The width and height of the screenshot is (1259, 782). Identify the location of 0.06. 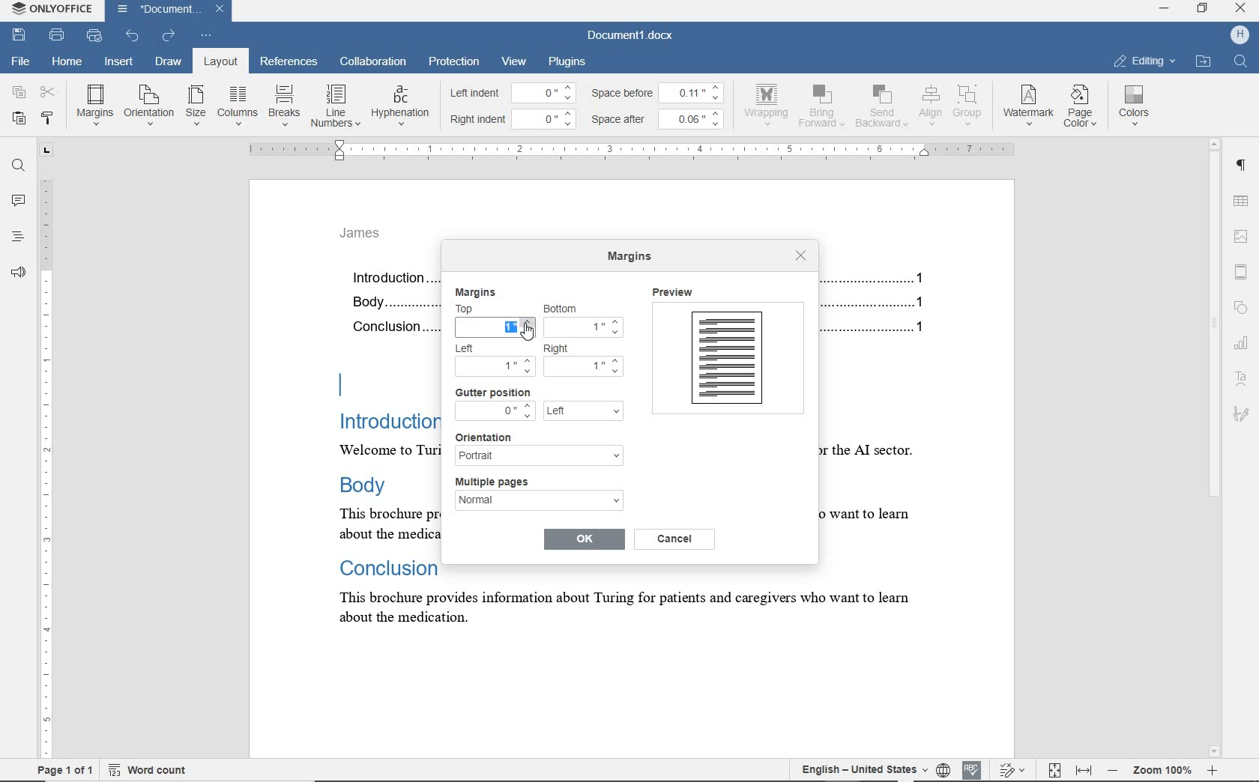
(695, 118).